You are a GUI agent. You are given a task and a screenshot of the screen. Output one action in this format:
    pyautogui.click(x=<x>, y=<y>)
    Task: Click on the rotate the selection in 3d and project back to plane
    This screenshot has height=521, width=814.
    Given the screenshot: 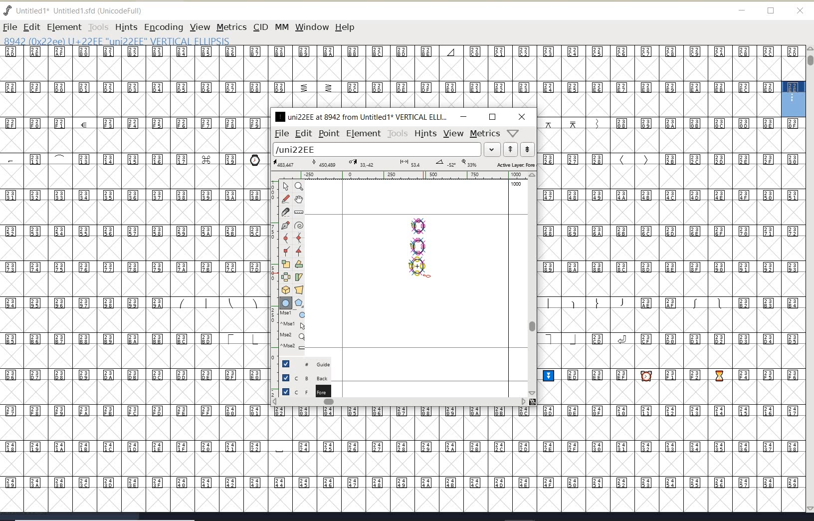 What is the action you would take?
    pyautogui.click(x=286, y=290)
    